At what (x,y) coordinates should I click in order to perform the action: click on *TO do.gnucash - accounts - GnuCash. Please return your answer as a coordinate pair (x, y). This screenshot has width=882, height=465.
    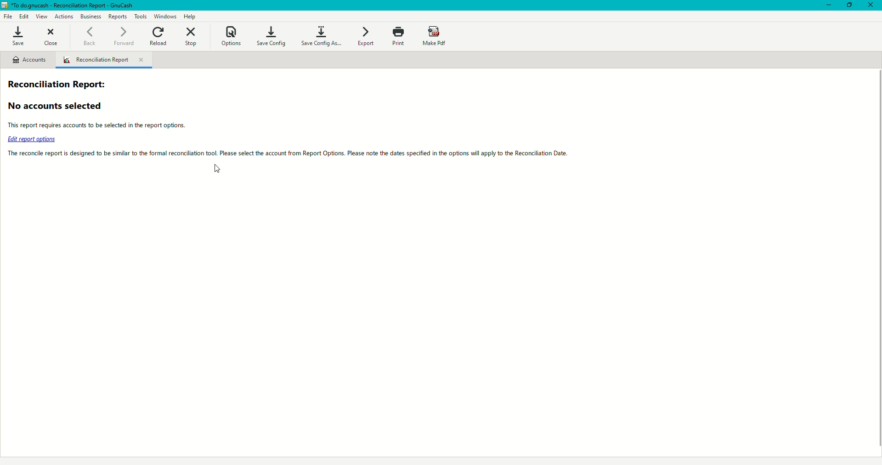
    Looking at the image, I should click on (74, 5).